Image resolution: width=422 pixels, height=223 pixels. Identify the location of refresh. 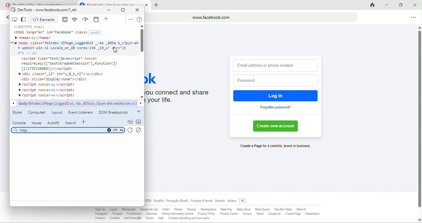
(130, 131).